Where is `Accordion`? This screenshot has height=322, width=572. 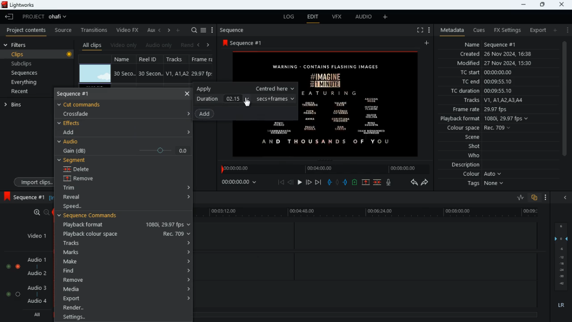 Accordion is located at coordinates (187, 113).